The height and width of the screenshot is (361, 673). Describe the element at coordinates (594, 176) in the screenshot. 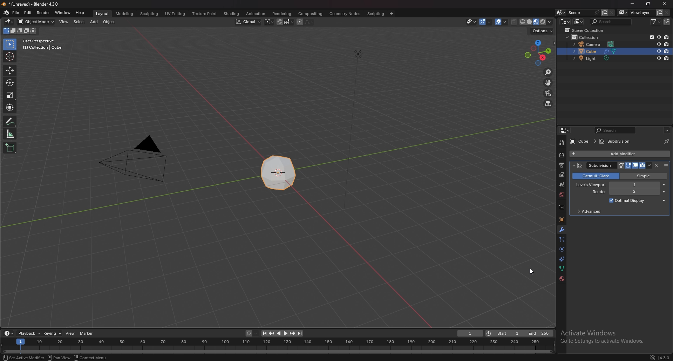

I see `catmull clark` at that location.